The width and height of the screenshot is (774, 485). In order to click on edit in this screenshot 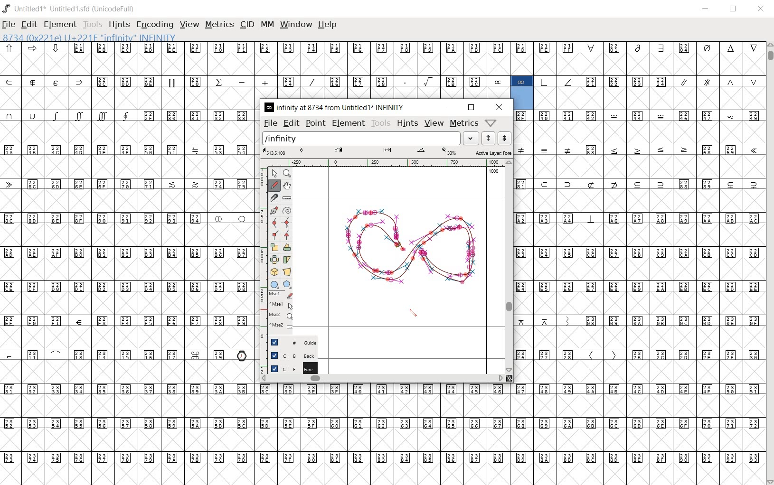, I will do `click(291, 122)`.